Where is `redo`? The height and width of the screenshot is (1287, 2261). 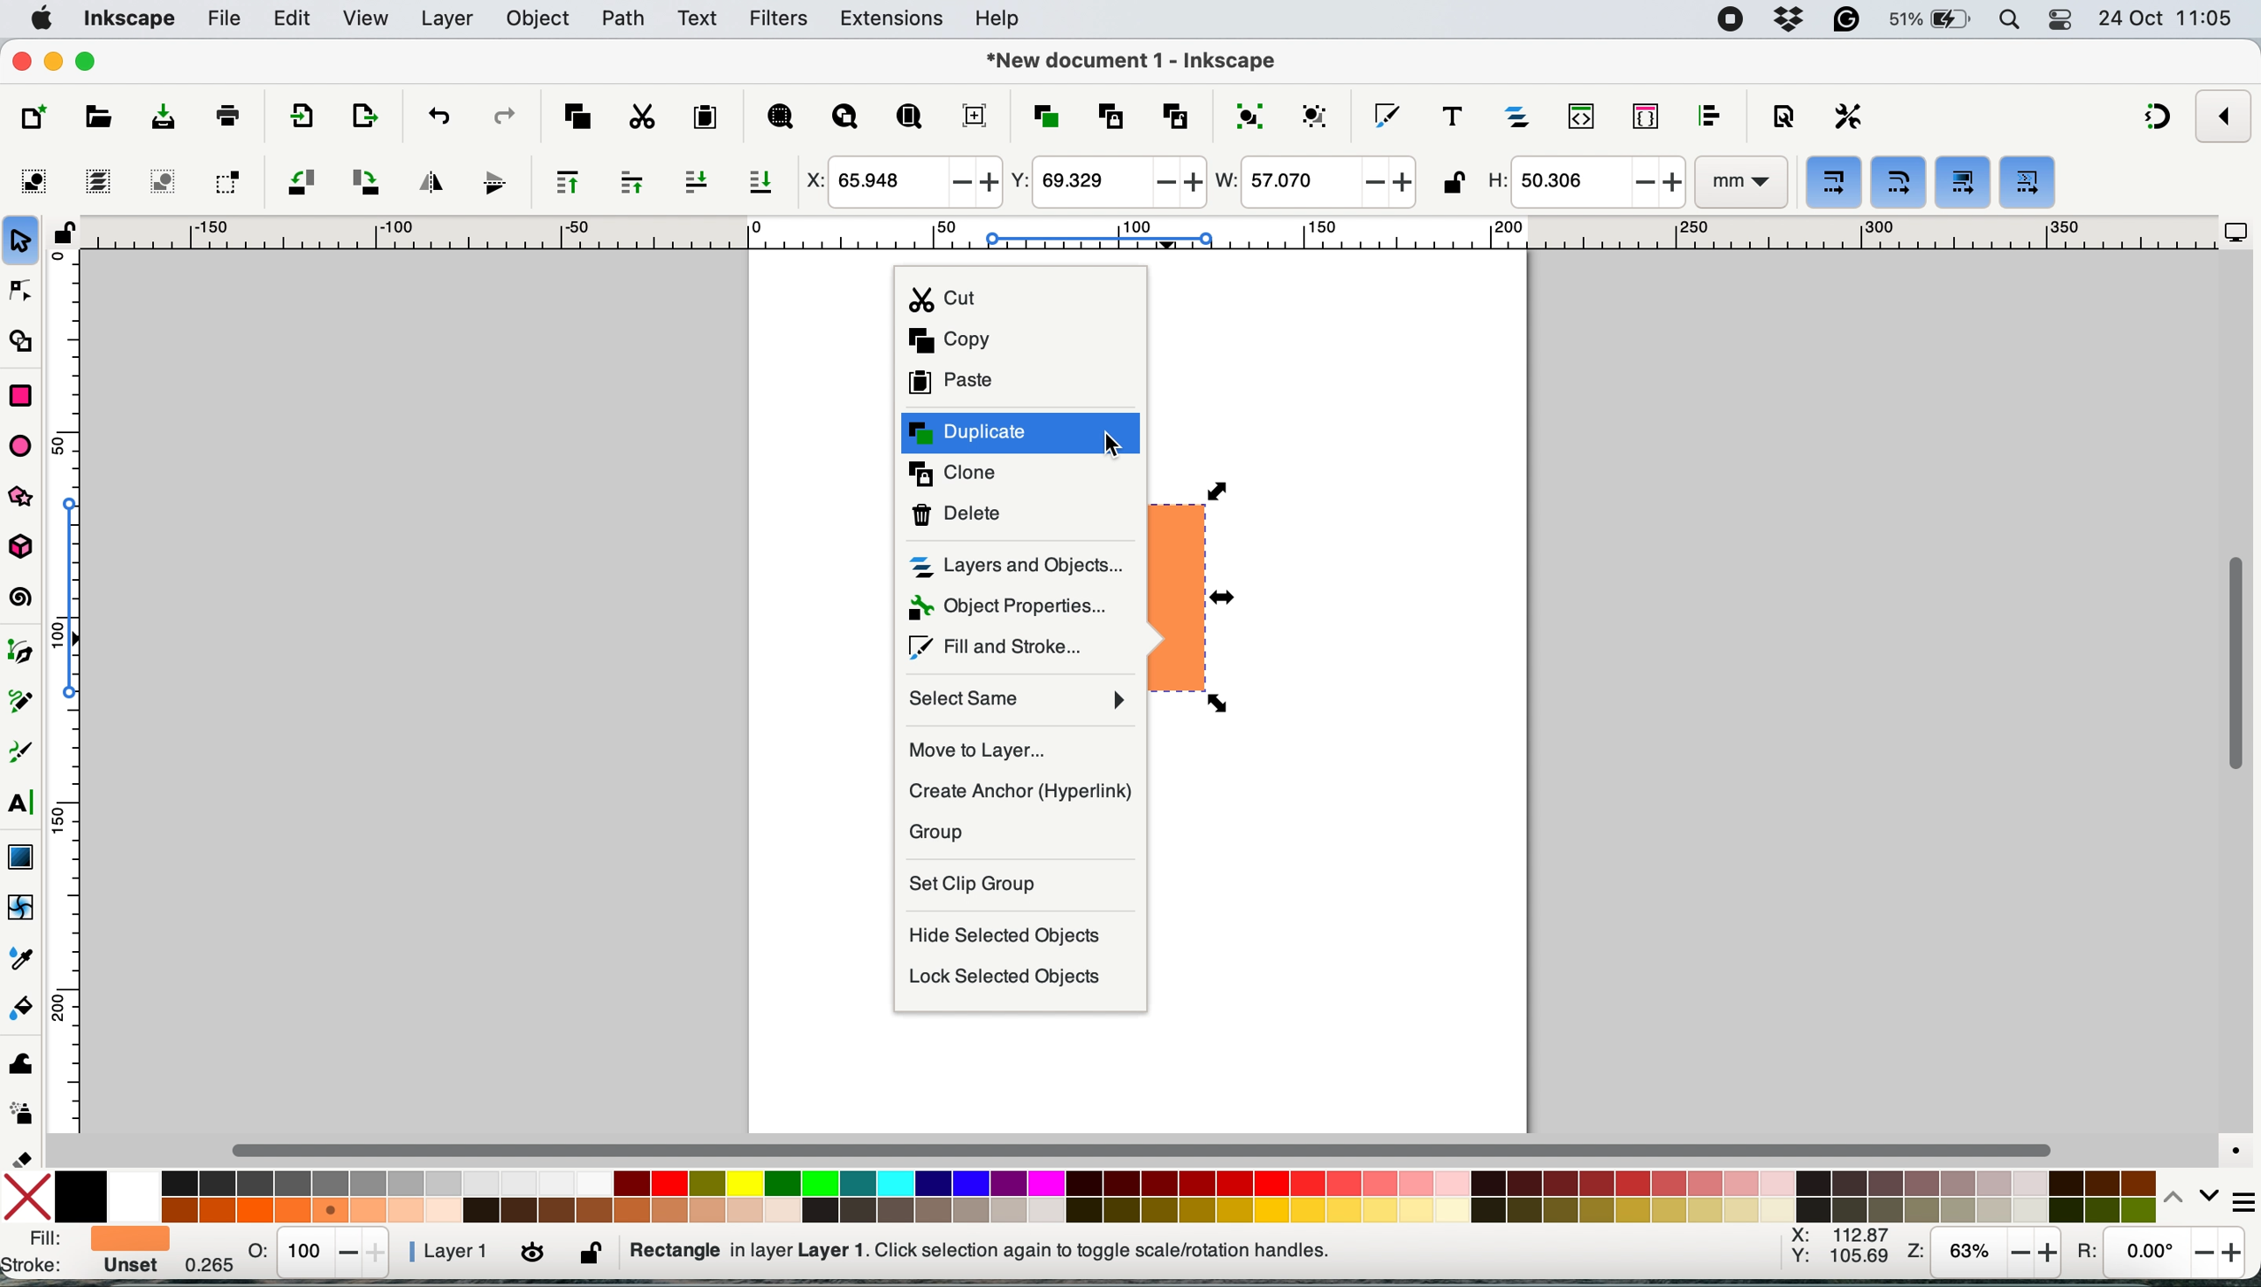
redo is located at coordinates (503, 115).